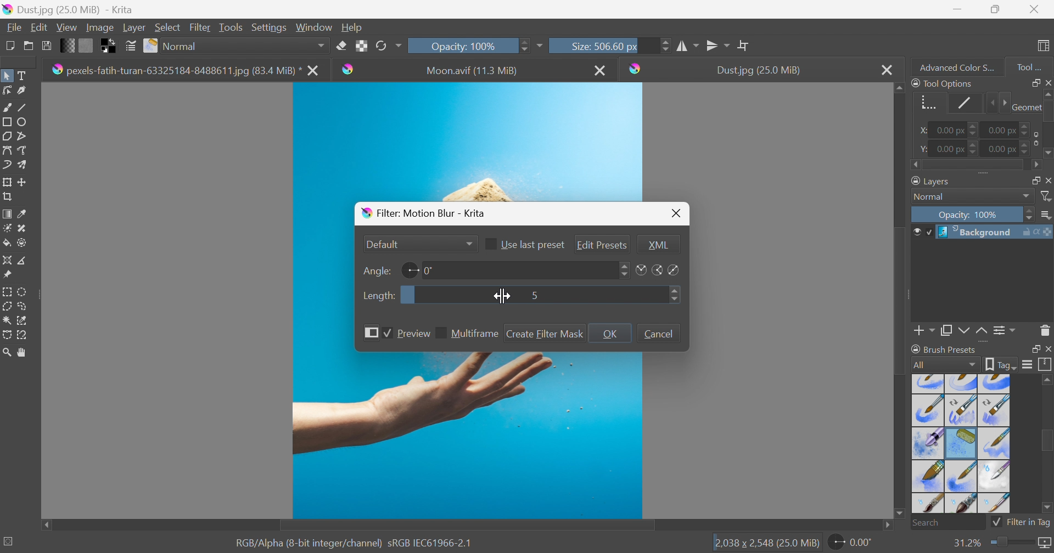  What do you see at coordinates (379, 296) in the screenshot?
I see `Length:` at bounding box center [379, 296].